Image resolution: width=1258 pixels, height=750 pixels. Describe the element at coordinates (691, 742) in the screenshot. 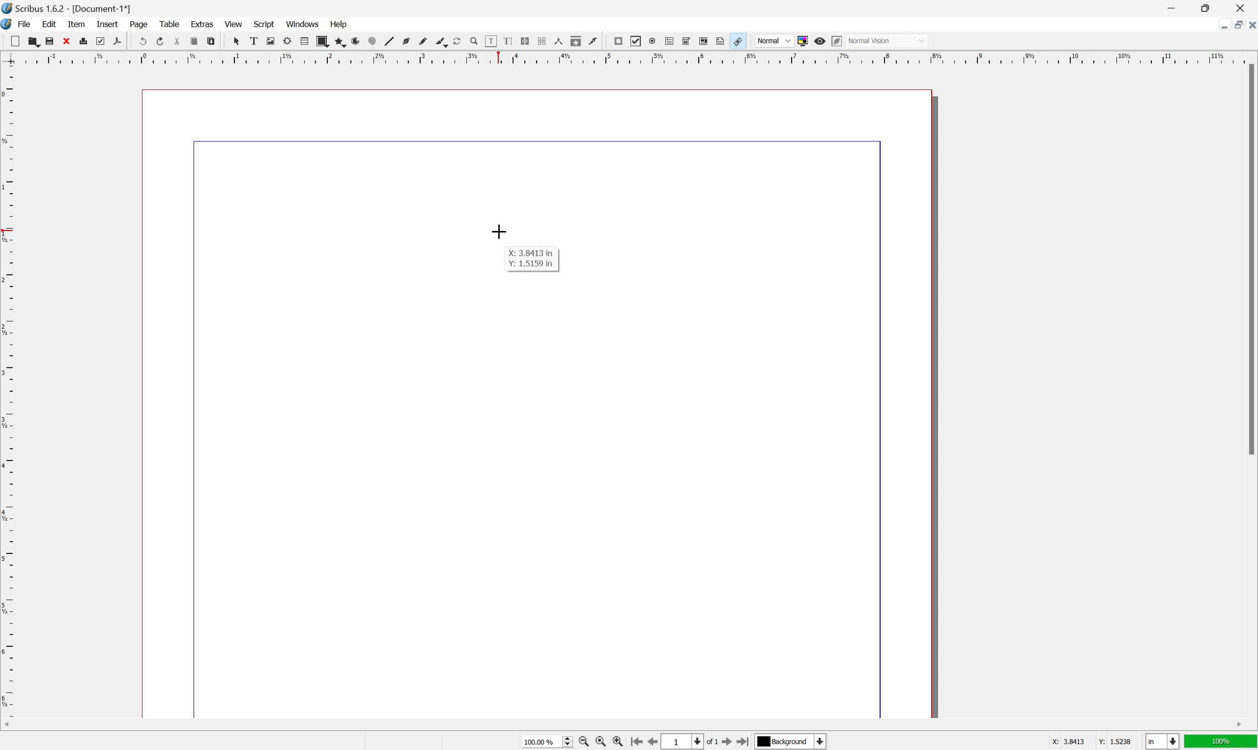

I see `select current page` at that location.